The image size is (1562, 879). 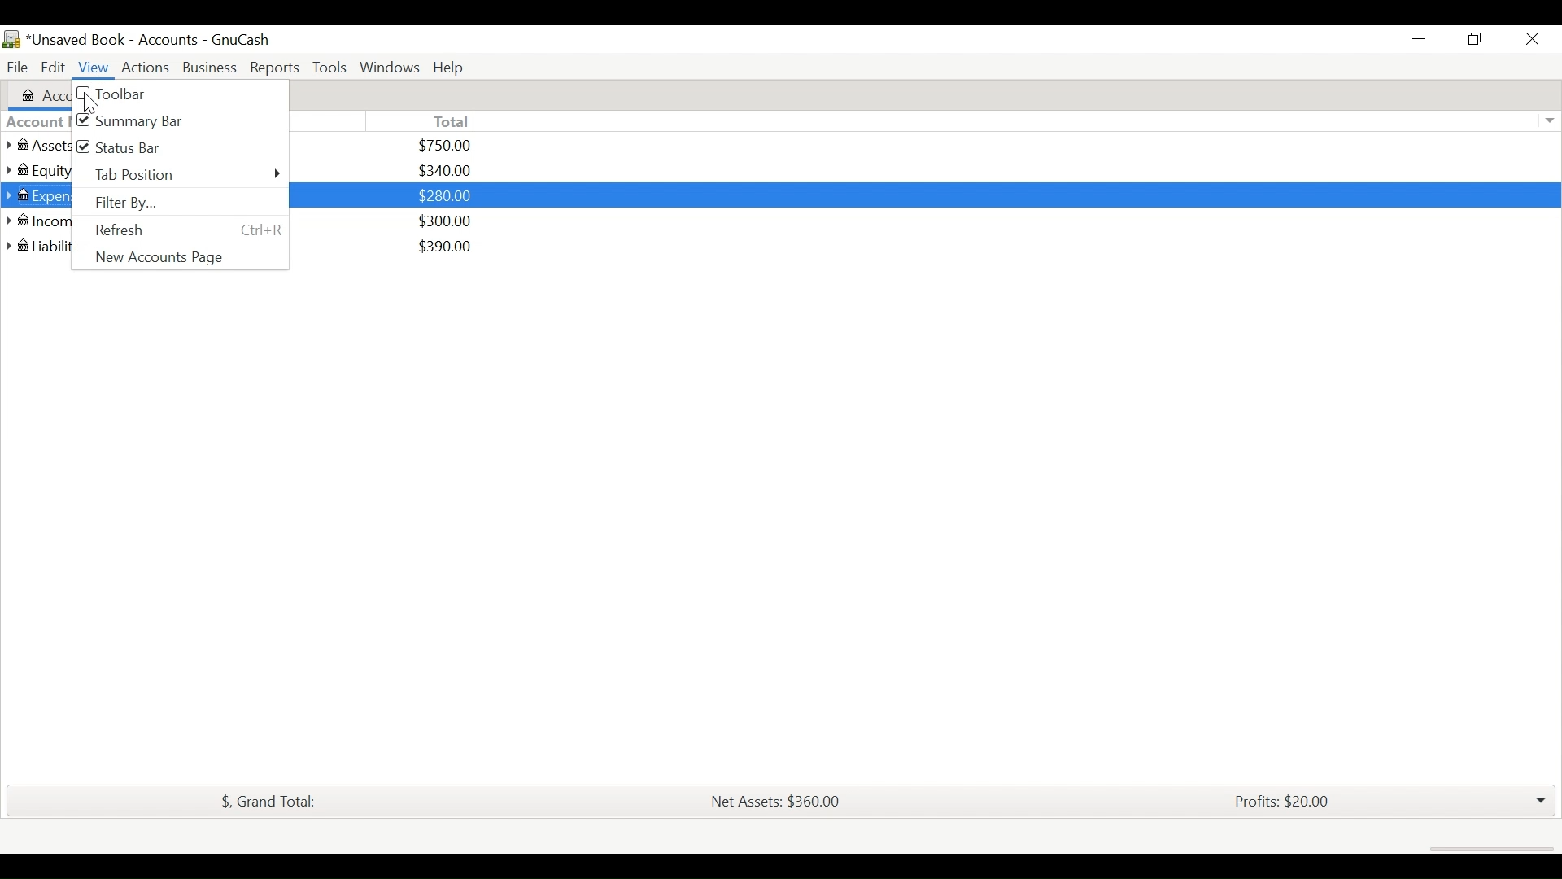 What do you see at coordinates (245, 42) in the screenshot?
I see `GnuCash` at bounding box center [245, 42].